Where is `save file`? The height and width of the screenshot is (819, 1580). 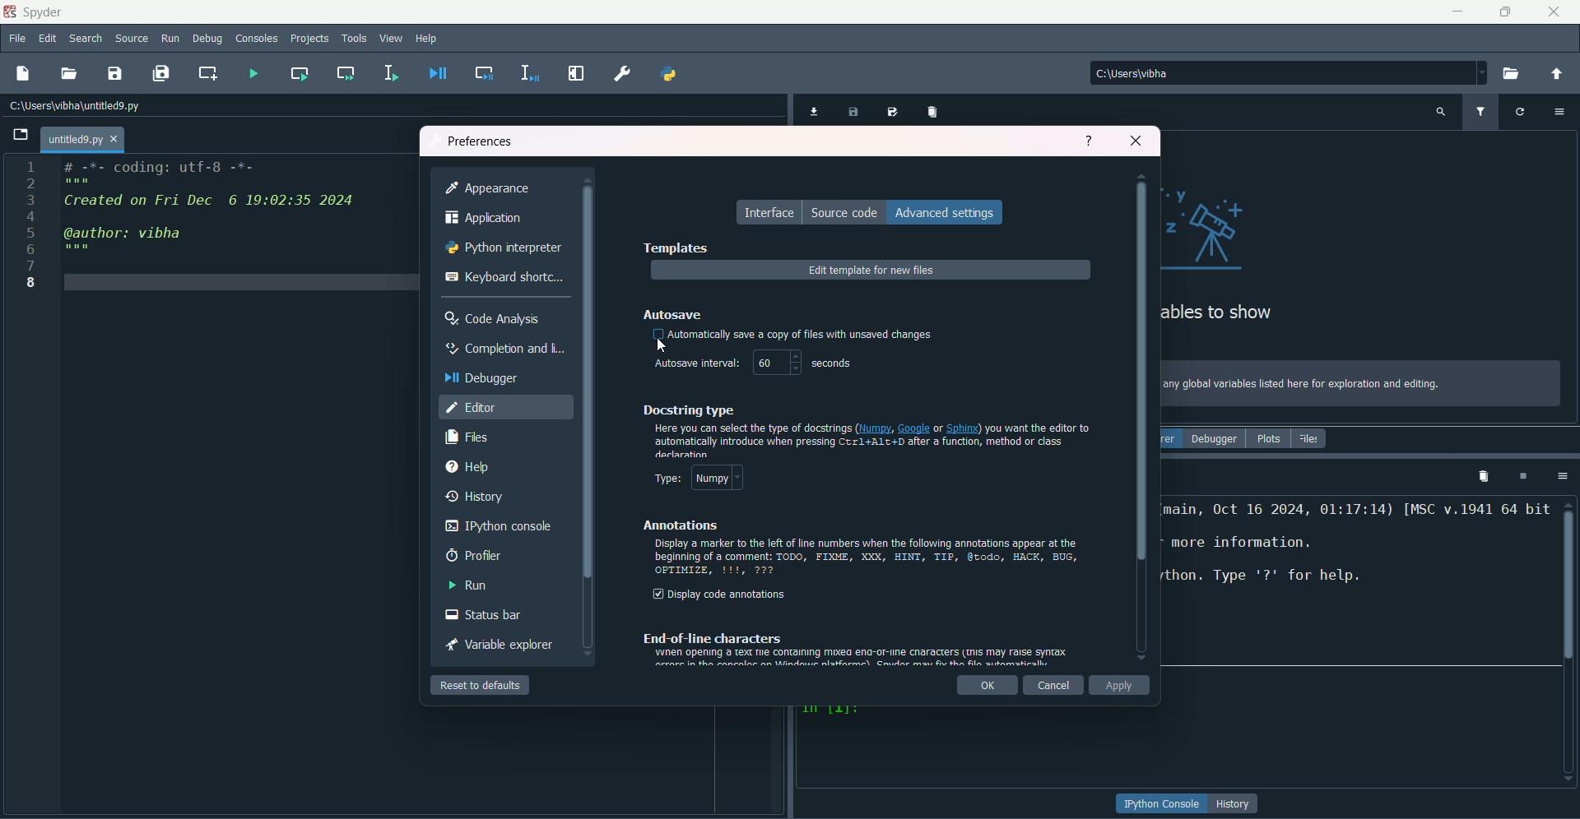
save file is located at coordinates (115, 72).